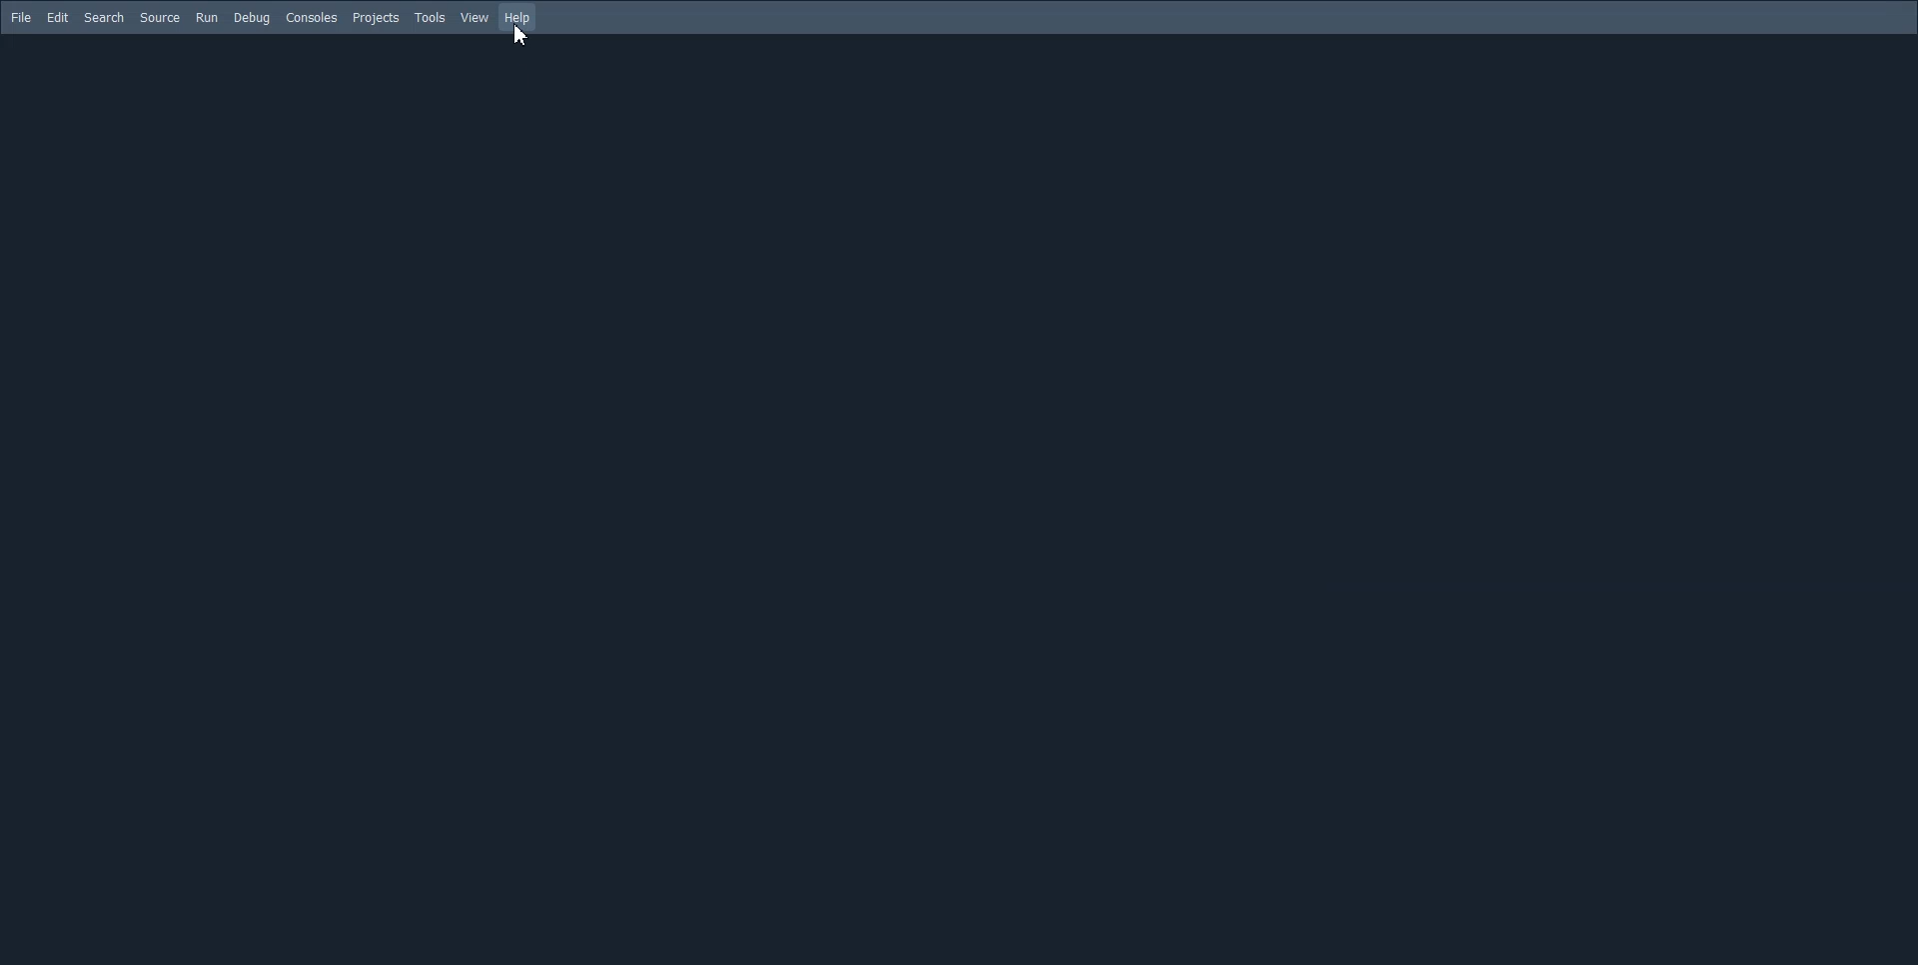  Describe the element at coordinates (523, 37) in the screenshot. I see `cursor` at that location.